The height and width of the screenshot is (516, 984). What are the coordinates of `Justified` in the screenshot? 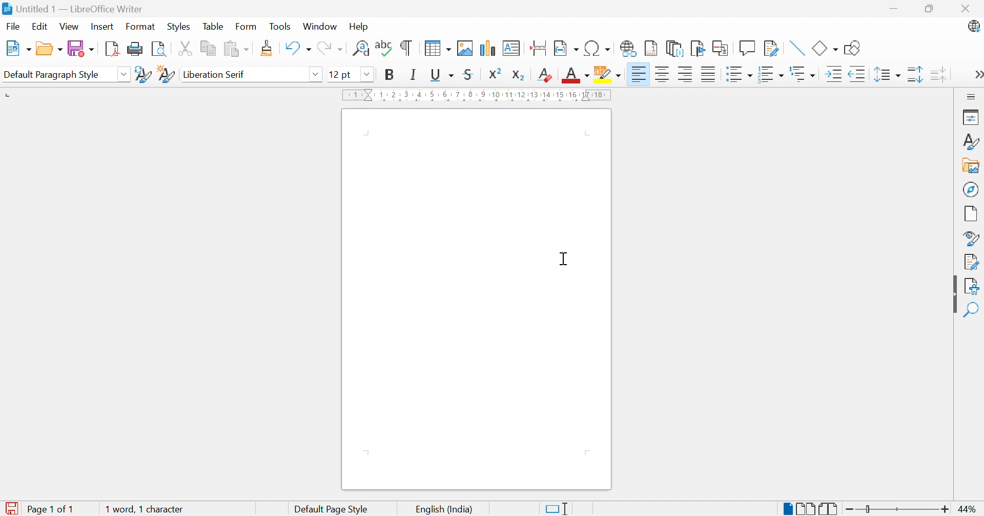 It's located at (709, 73).